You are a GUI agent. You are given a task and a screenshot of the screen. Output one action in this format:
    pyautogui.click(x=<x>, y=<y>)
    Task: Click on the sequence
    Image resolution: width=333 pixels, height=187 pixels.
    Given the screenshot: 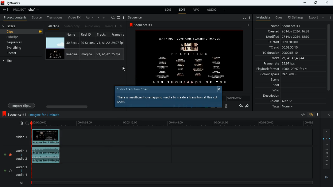 What is the action you would take?
    pyautogui.click(x=137, y=17)
    